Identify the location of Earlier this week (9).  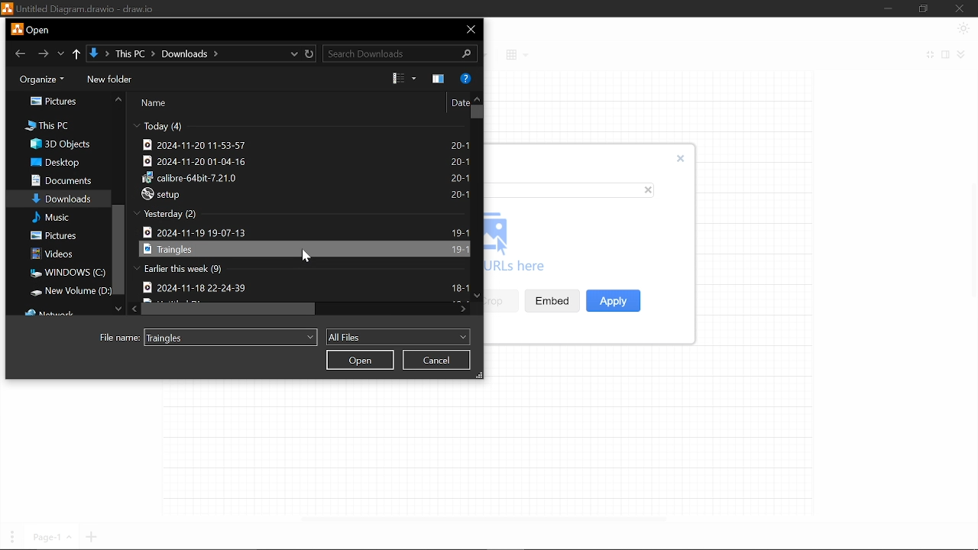
(192, 270).